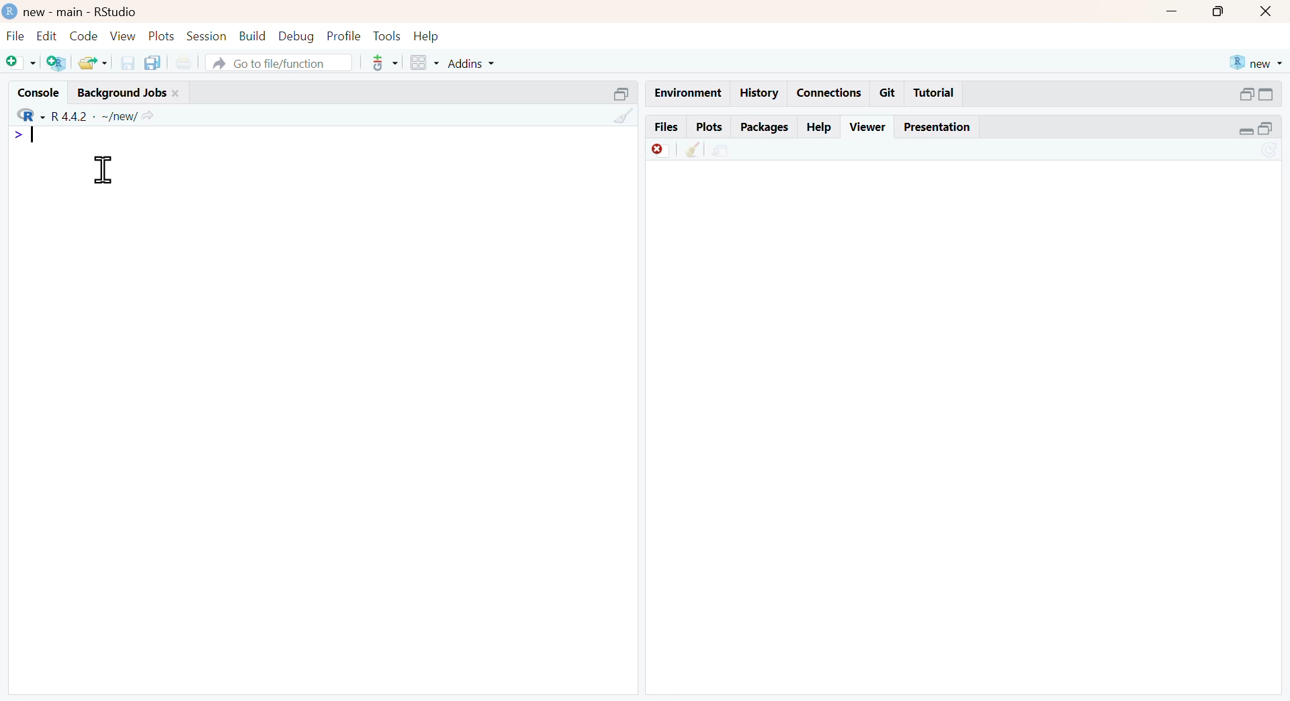  I want to click on help, so click(427, 36).